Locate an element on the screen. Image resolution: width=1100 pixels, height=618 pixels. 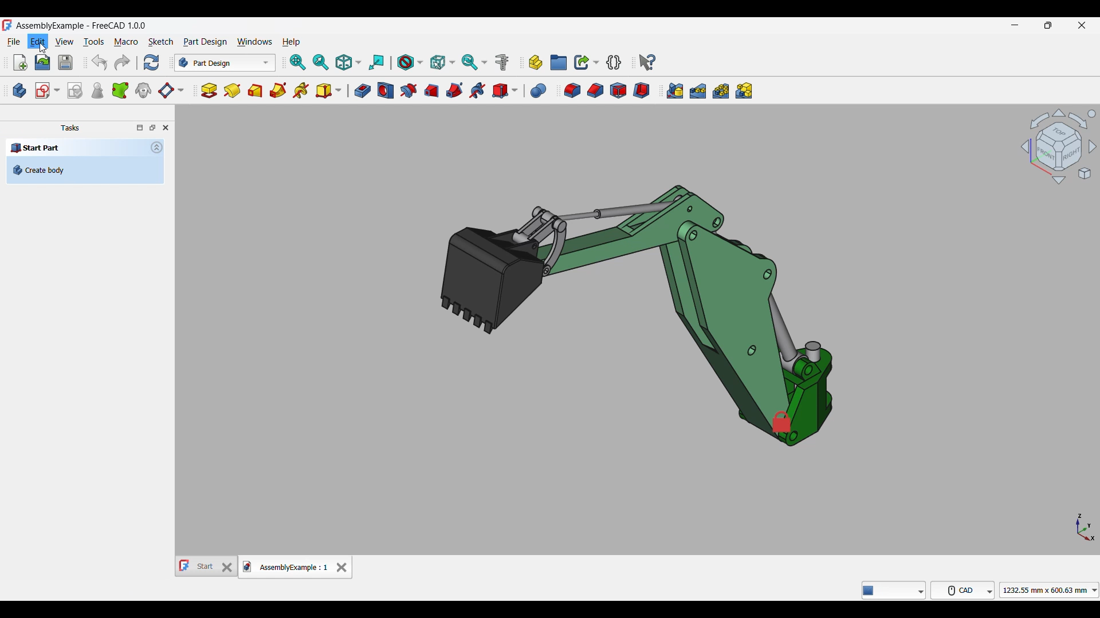
Create sketch options is located at coordinates (47, 91).